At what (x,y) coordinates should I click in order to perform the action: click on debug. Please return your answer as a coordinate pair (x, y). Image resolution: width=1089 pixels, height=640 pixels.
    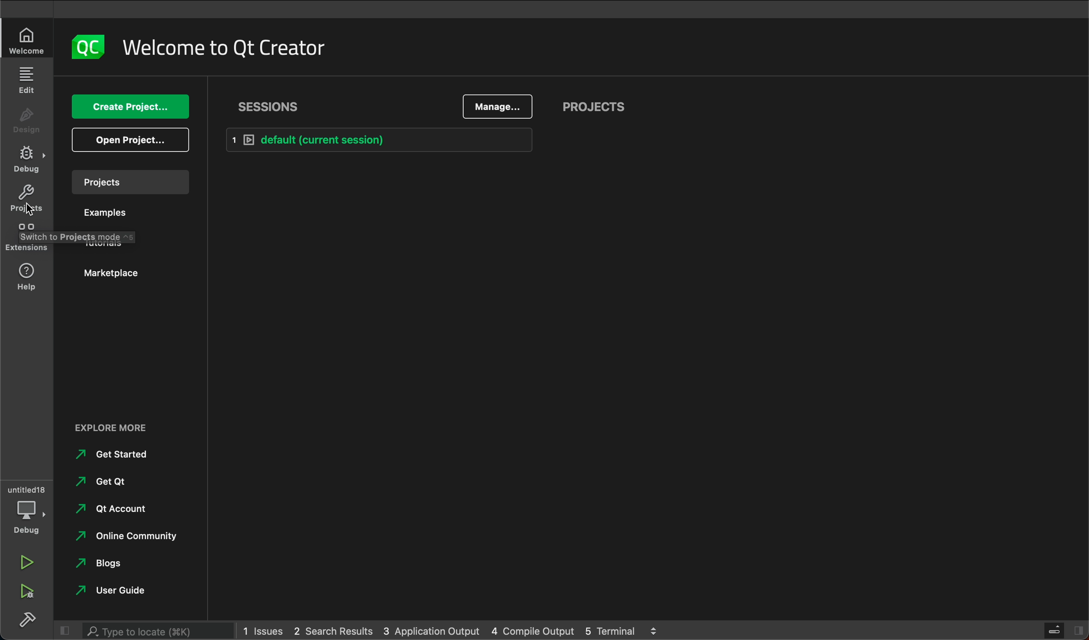
    Looking at the image, I should click on (29, 158).